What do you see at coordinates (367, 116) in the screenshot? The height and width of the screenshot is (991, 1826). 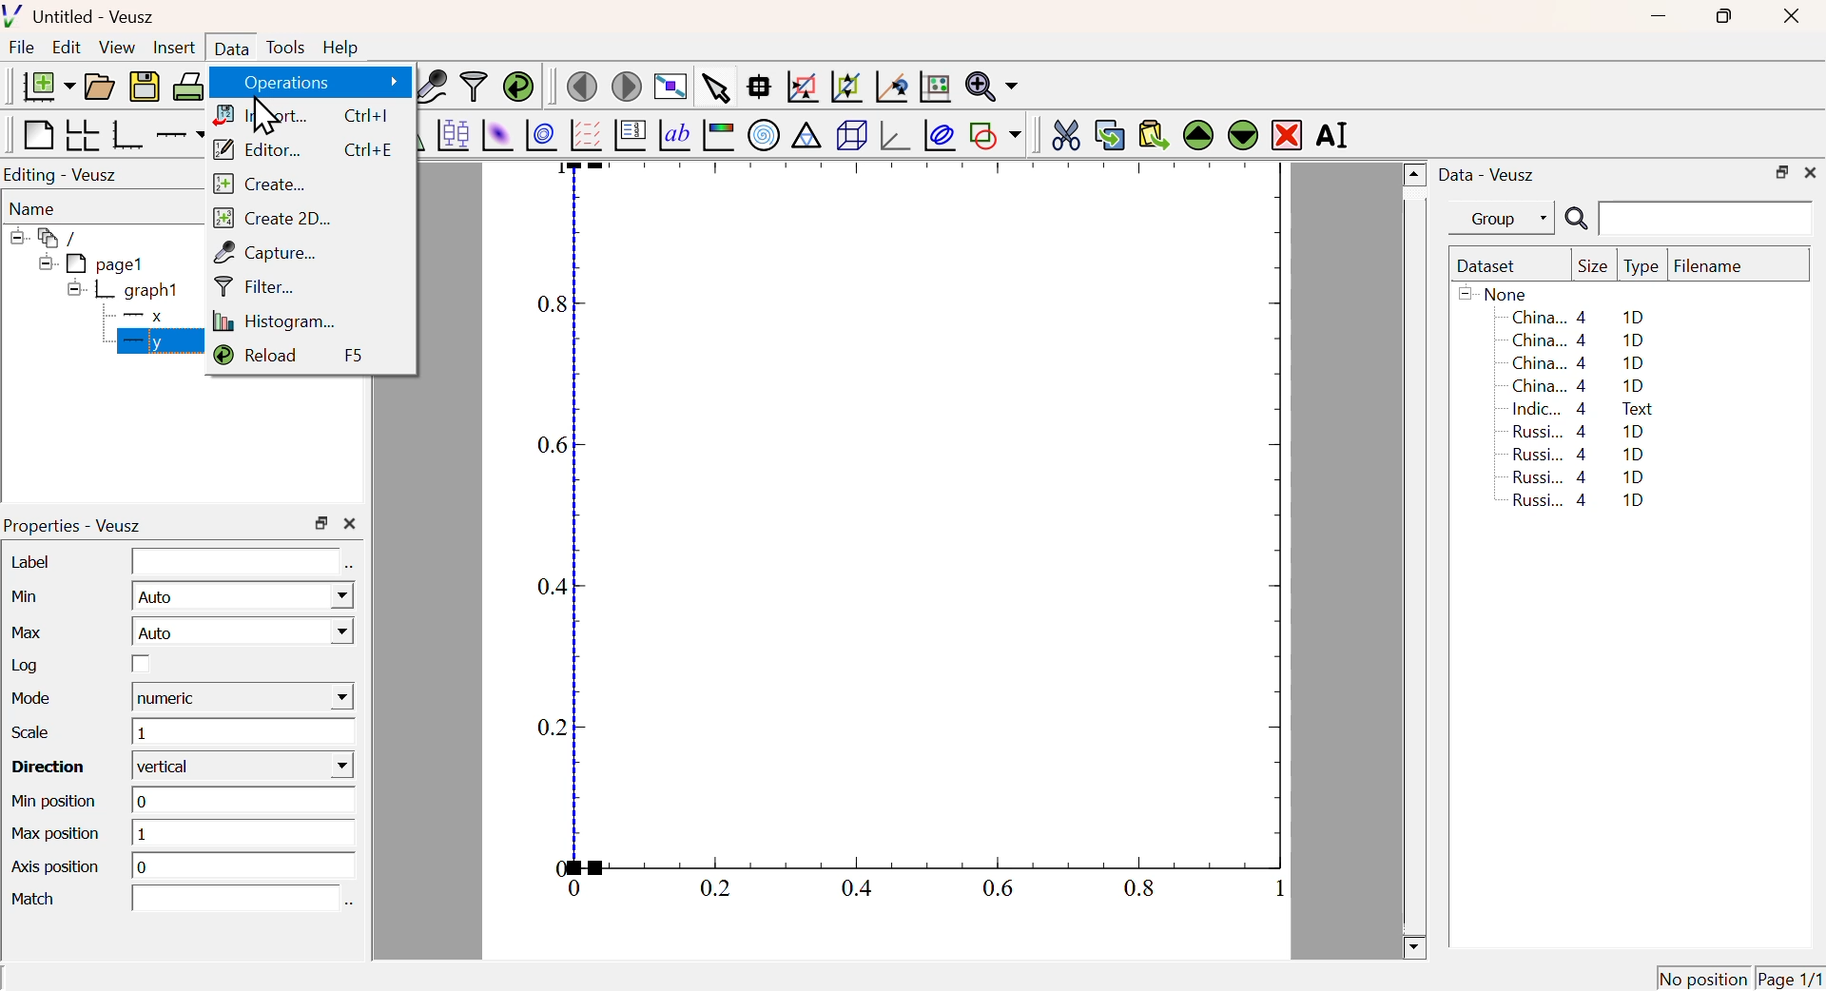 I see `Ctrl+l` at bounding box center [367, 116].